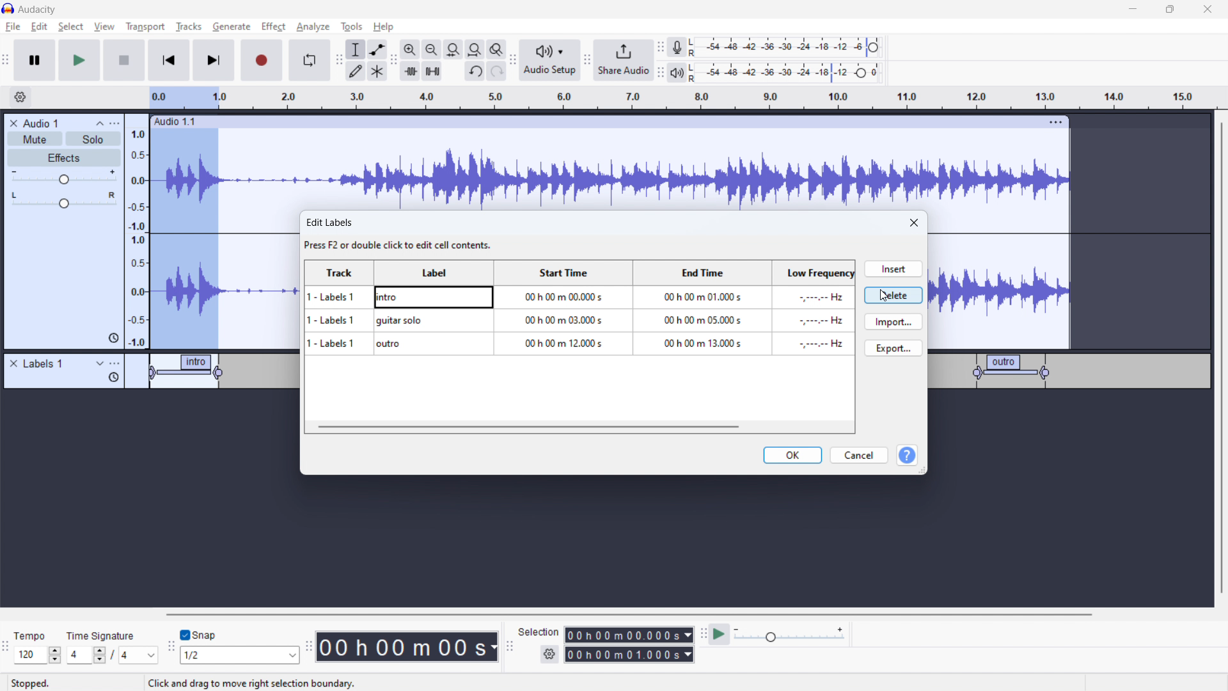 This screenshot has height=691, width=1228. What do you see at coordinates (240, 655) in the screenshot?
I see `select snapping` at bounding box center [240, 655].